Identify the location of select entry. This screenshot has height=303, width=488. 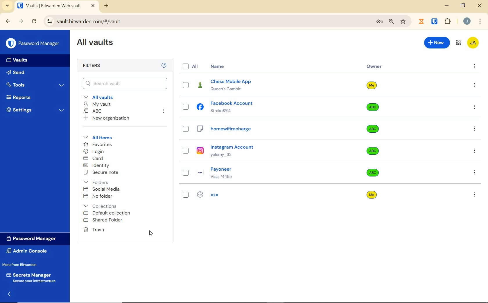
(185, 150).